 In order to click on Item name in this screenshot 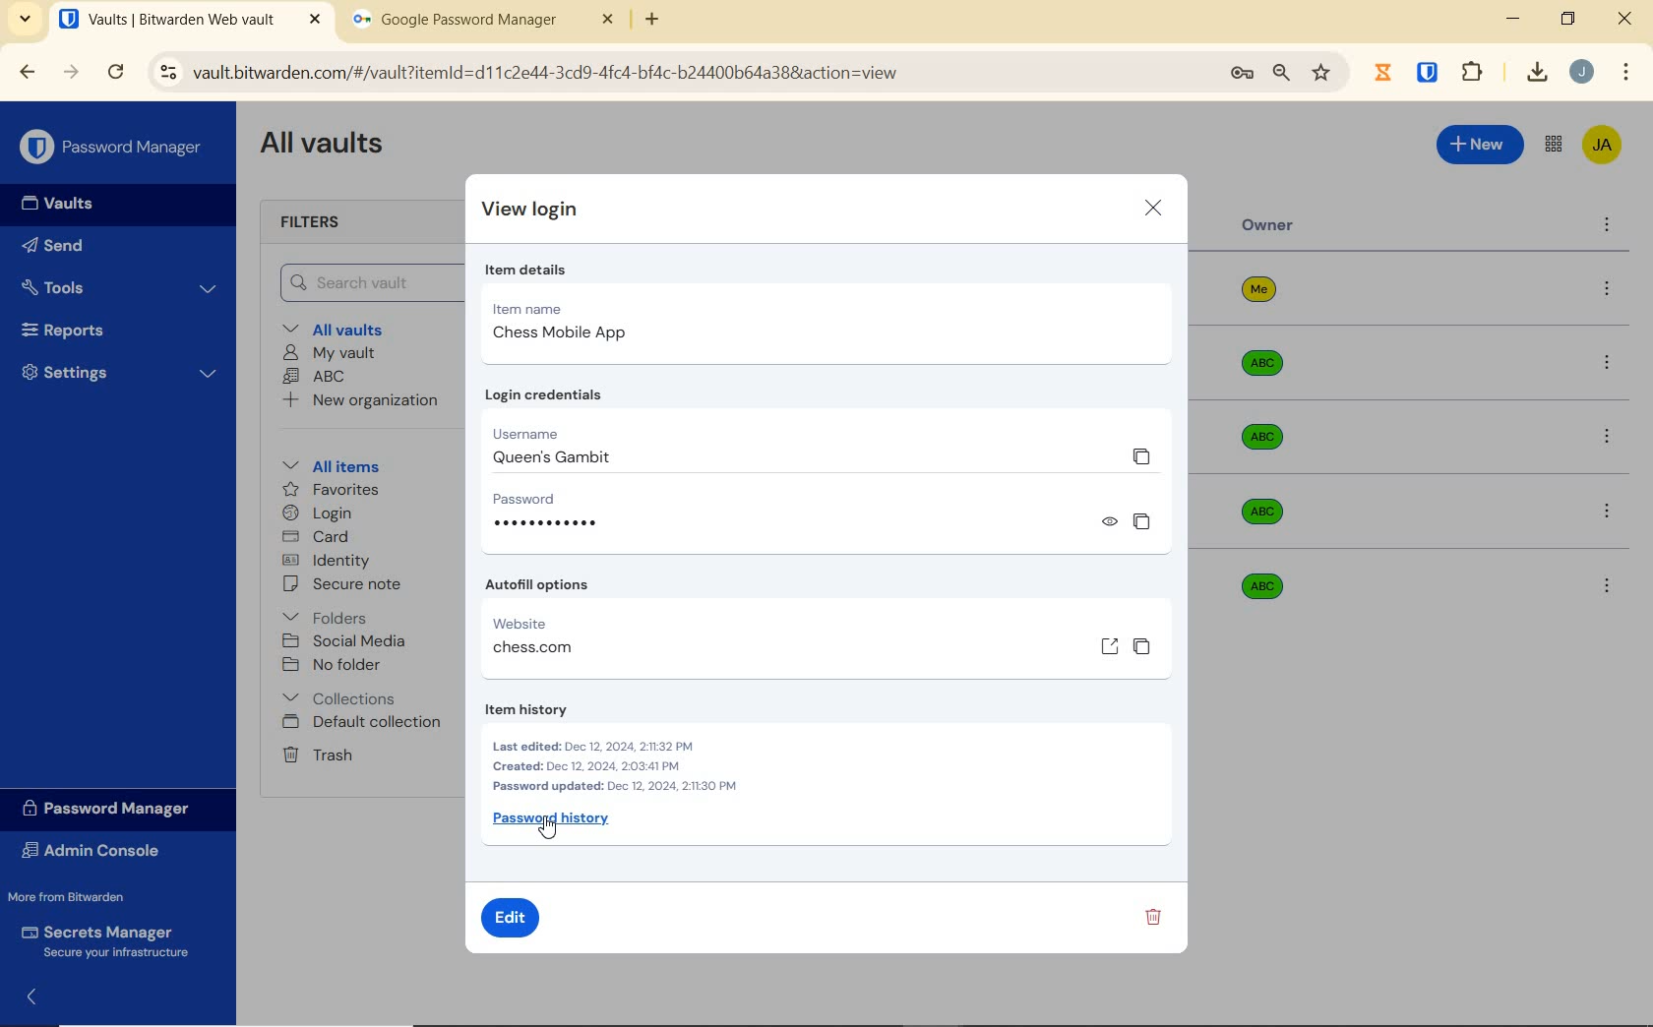, I will do `click(540, 308)`.